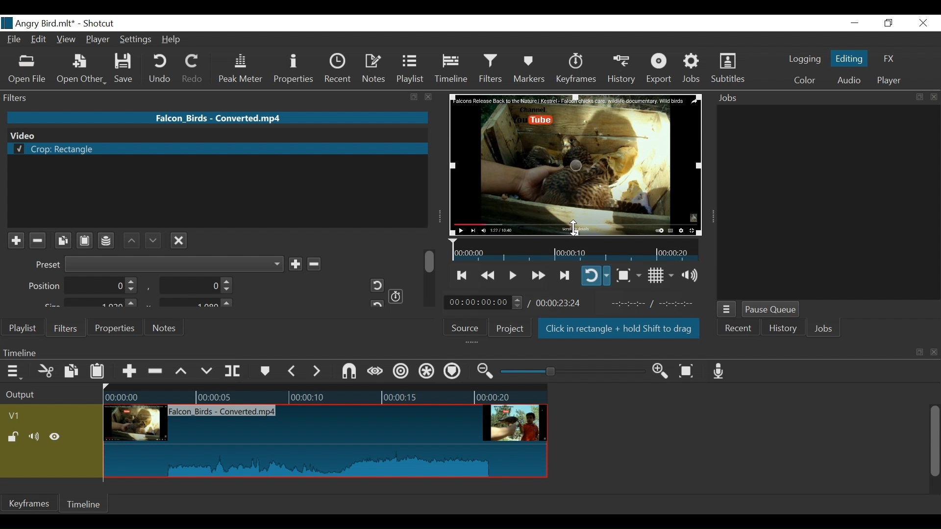 The image size is (941, 529). I want to click on logo, so click(7, 23).